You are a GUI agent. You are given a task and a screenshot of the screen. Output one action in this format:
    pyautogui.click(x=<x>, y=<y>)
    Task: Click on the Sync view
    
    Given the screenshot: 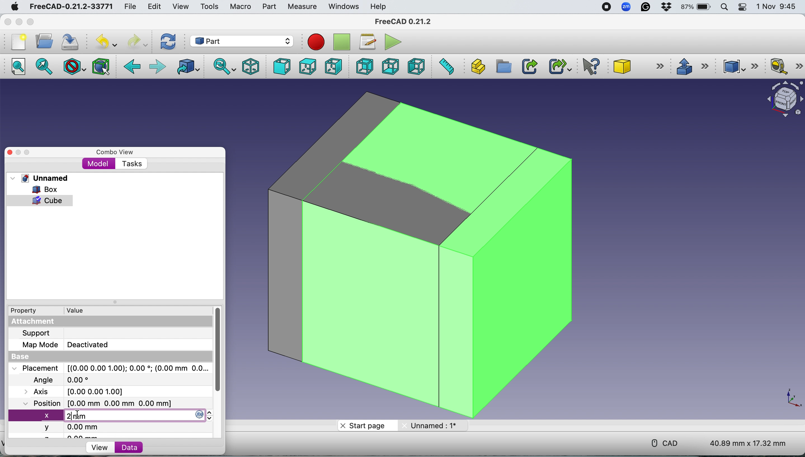 What is the action you would take?
    pyautogui.click(x=222, y=66)
    